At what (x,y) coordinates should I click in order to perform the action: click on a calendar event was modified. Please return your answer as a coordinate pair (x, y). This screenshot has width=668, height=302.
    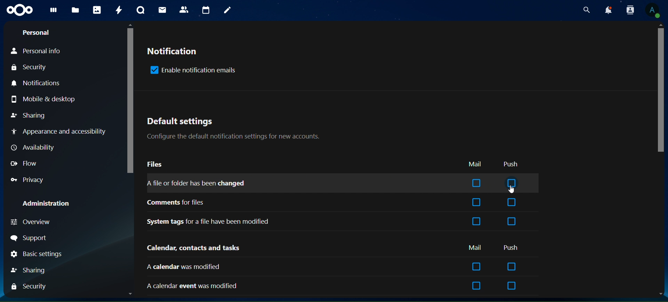
    Looking at the image, I should click on (193, 284).